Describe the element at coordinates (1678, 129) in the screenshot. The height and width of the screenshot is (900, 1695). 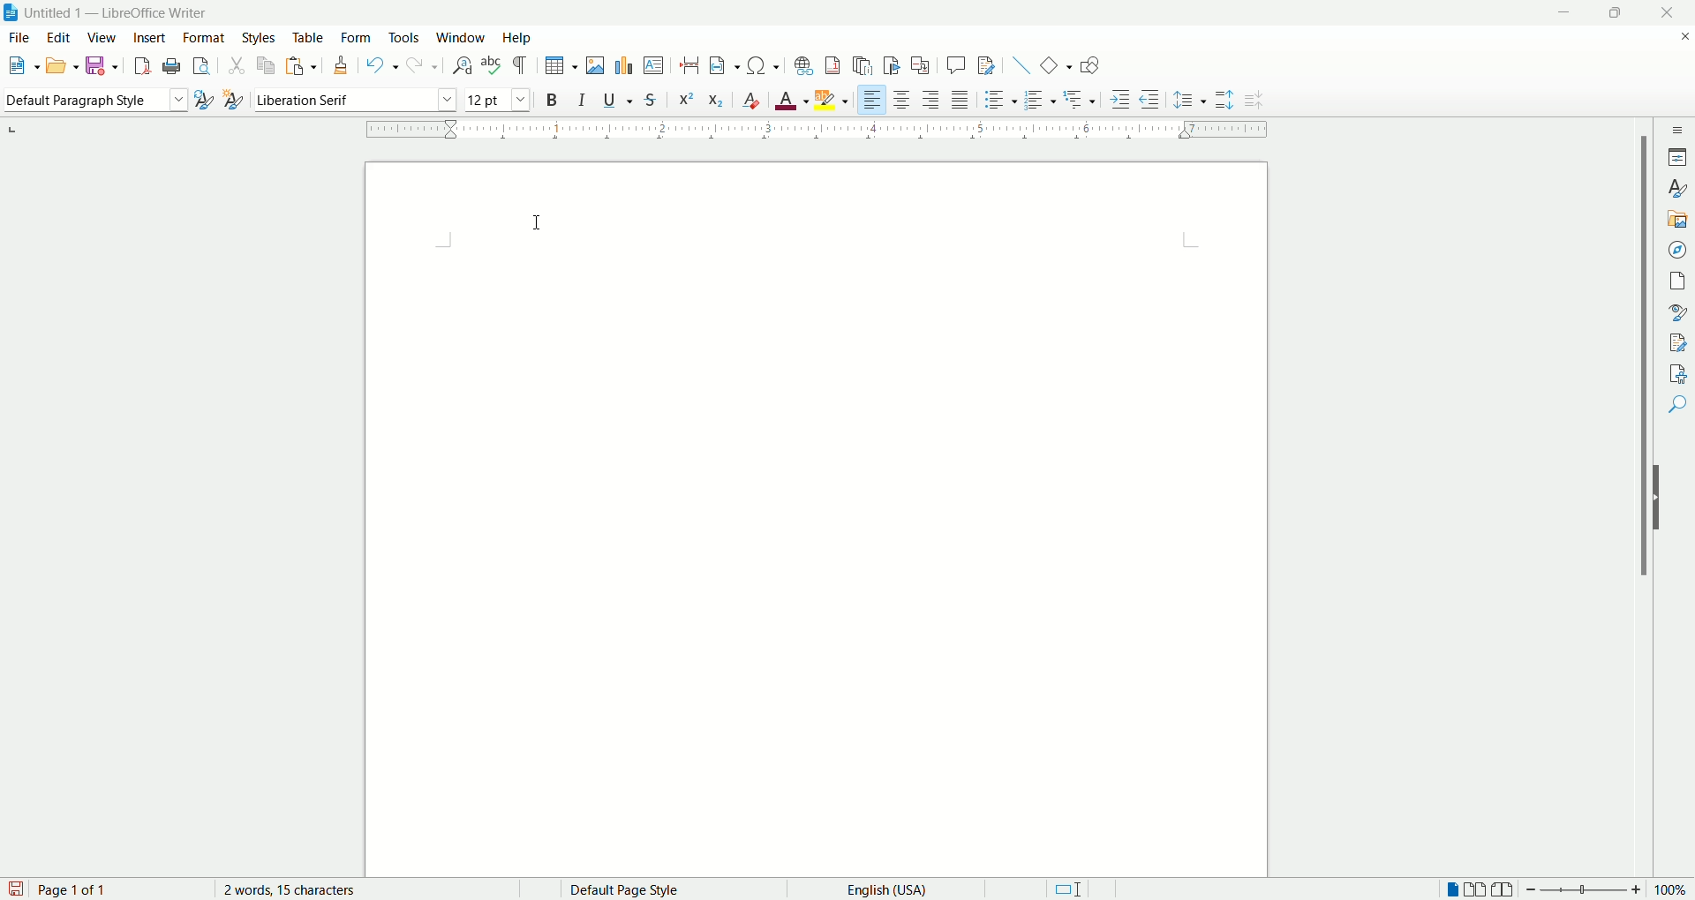
I see `sidebar settings` at that location.